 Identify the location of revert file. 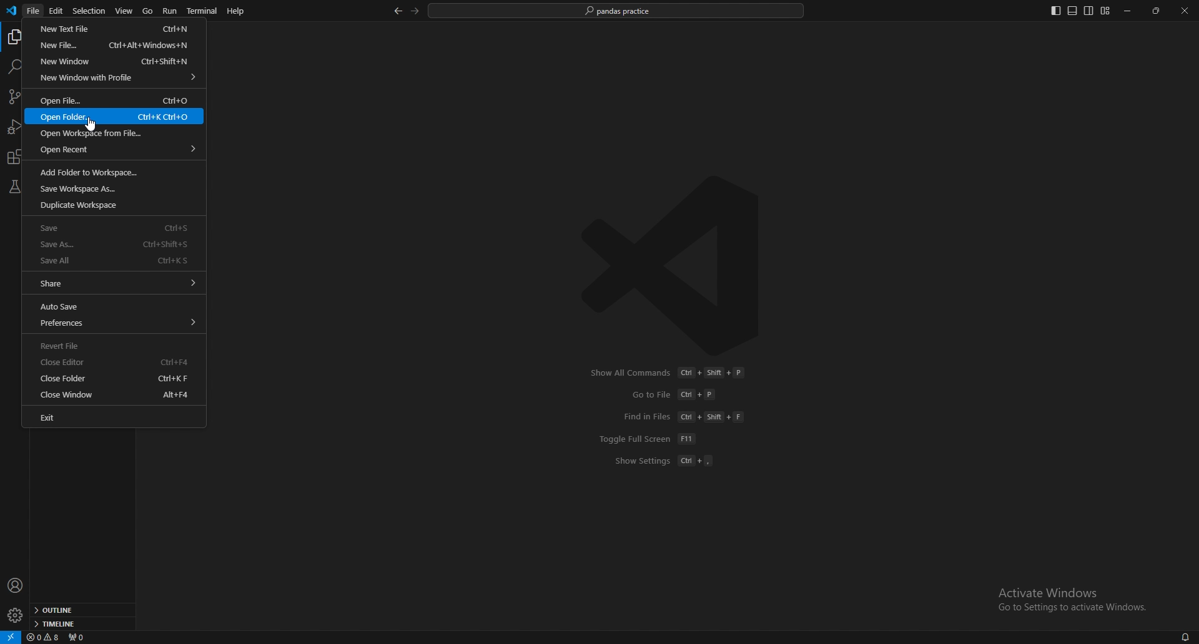
(112, 345).